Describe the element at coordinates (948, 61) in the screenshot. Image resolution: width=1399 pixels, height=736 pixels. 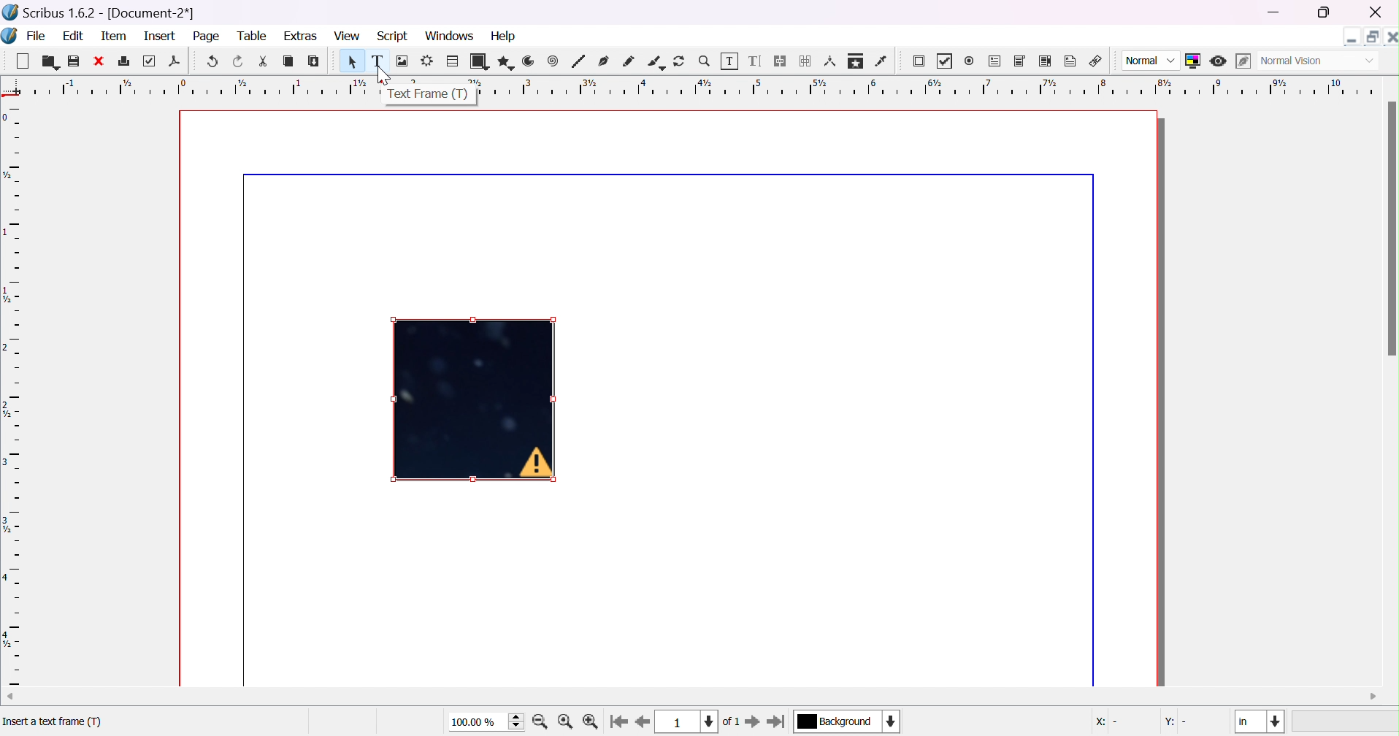
I see `PDF checkbox` at that location.